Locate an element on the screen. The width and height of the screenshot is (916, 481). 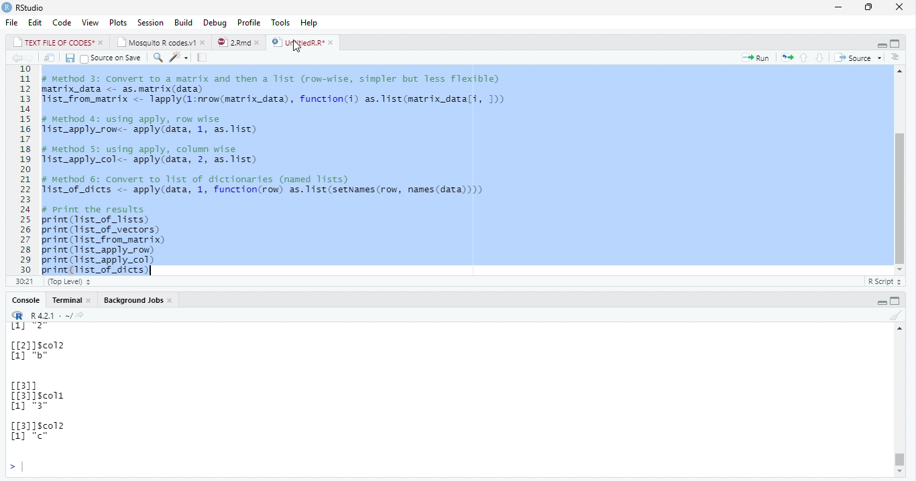
Hide is located at coordinates (880, 301).